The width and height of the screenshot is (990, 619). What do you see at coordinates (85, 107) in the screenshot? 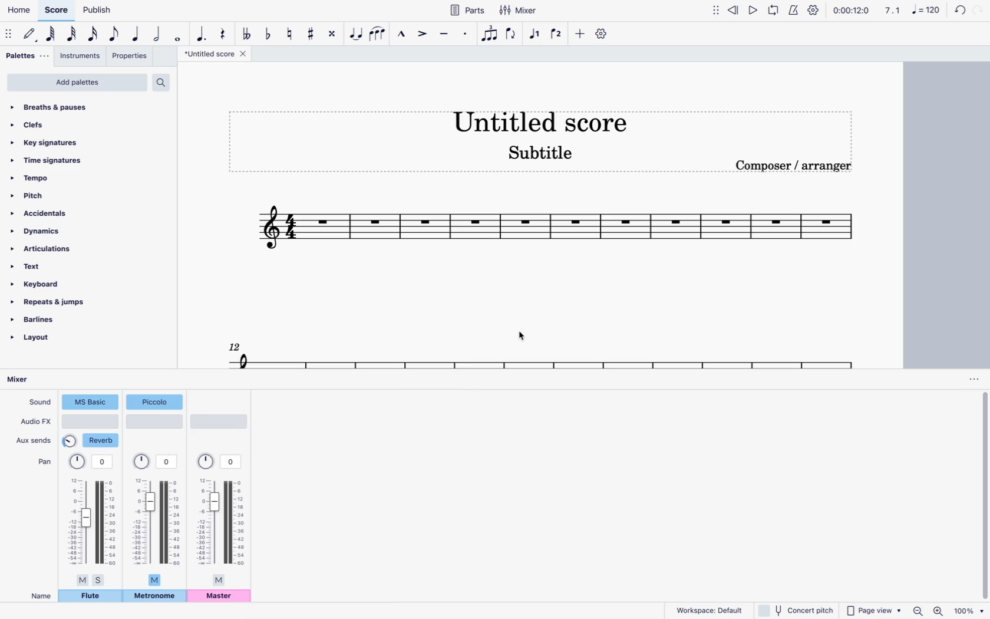
I see `breaths & pauses` at bounding box center [85, 107].